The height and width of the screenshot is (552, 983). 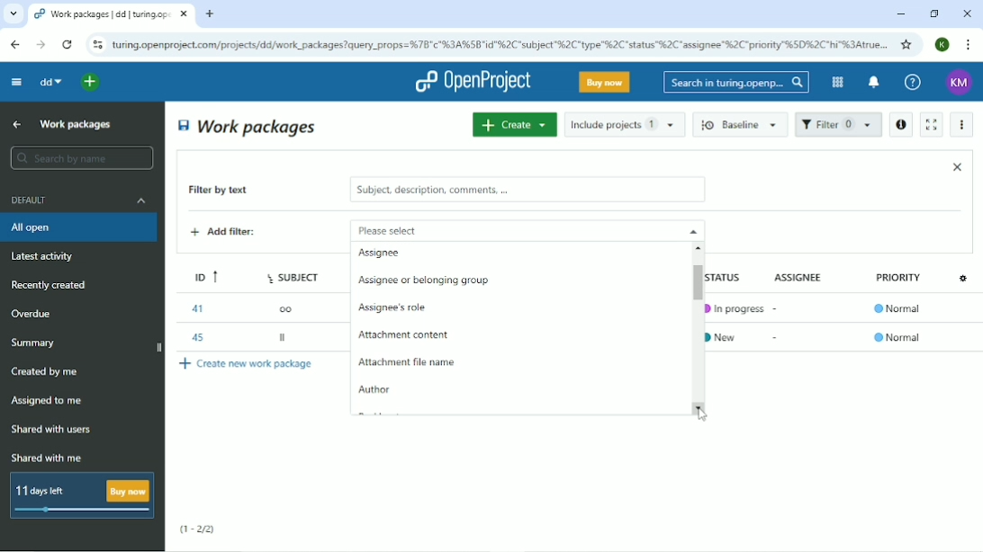 I want to click on Baseline, so click(x=742, y=124).